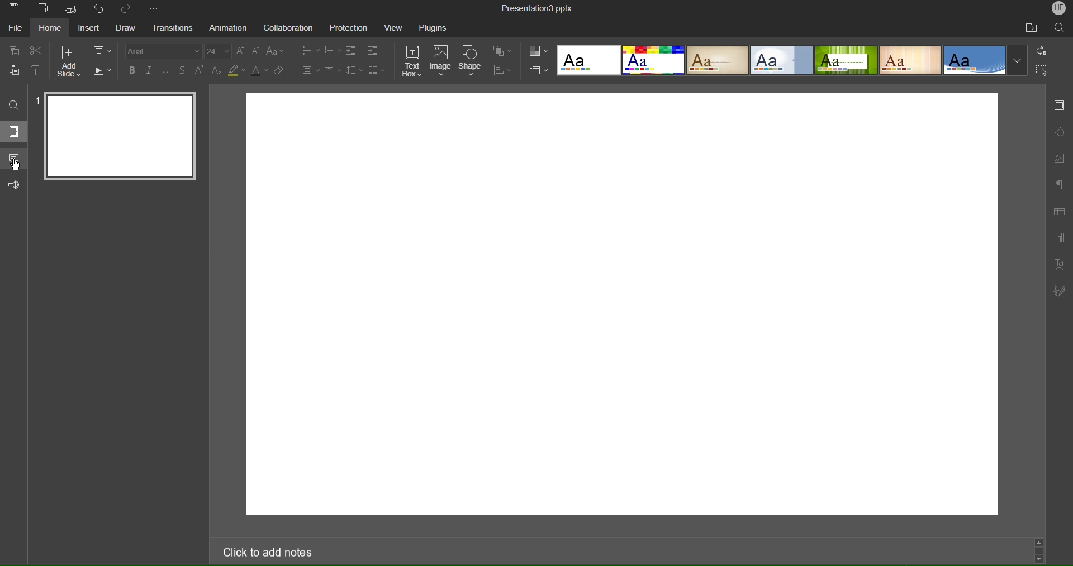 This screenshot has height=566, width=1073. I want to click on Replace, so click(1042, 51).